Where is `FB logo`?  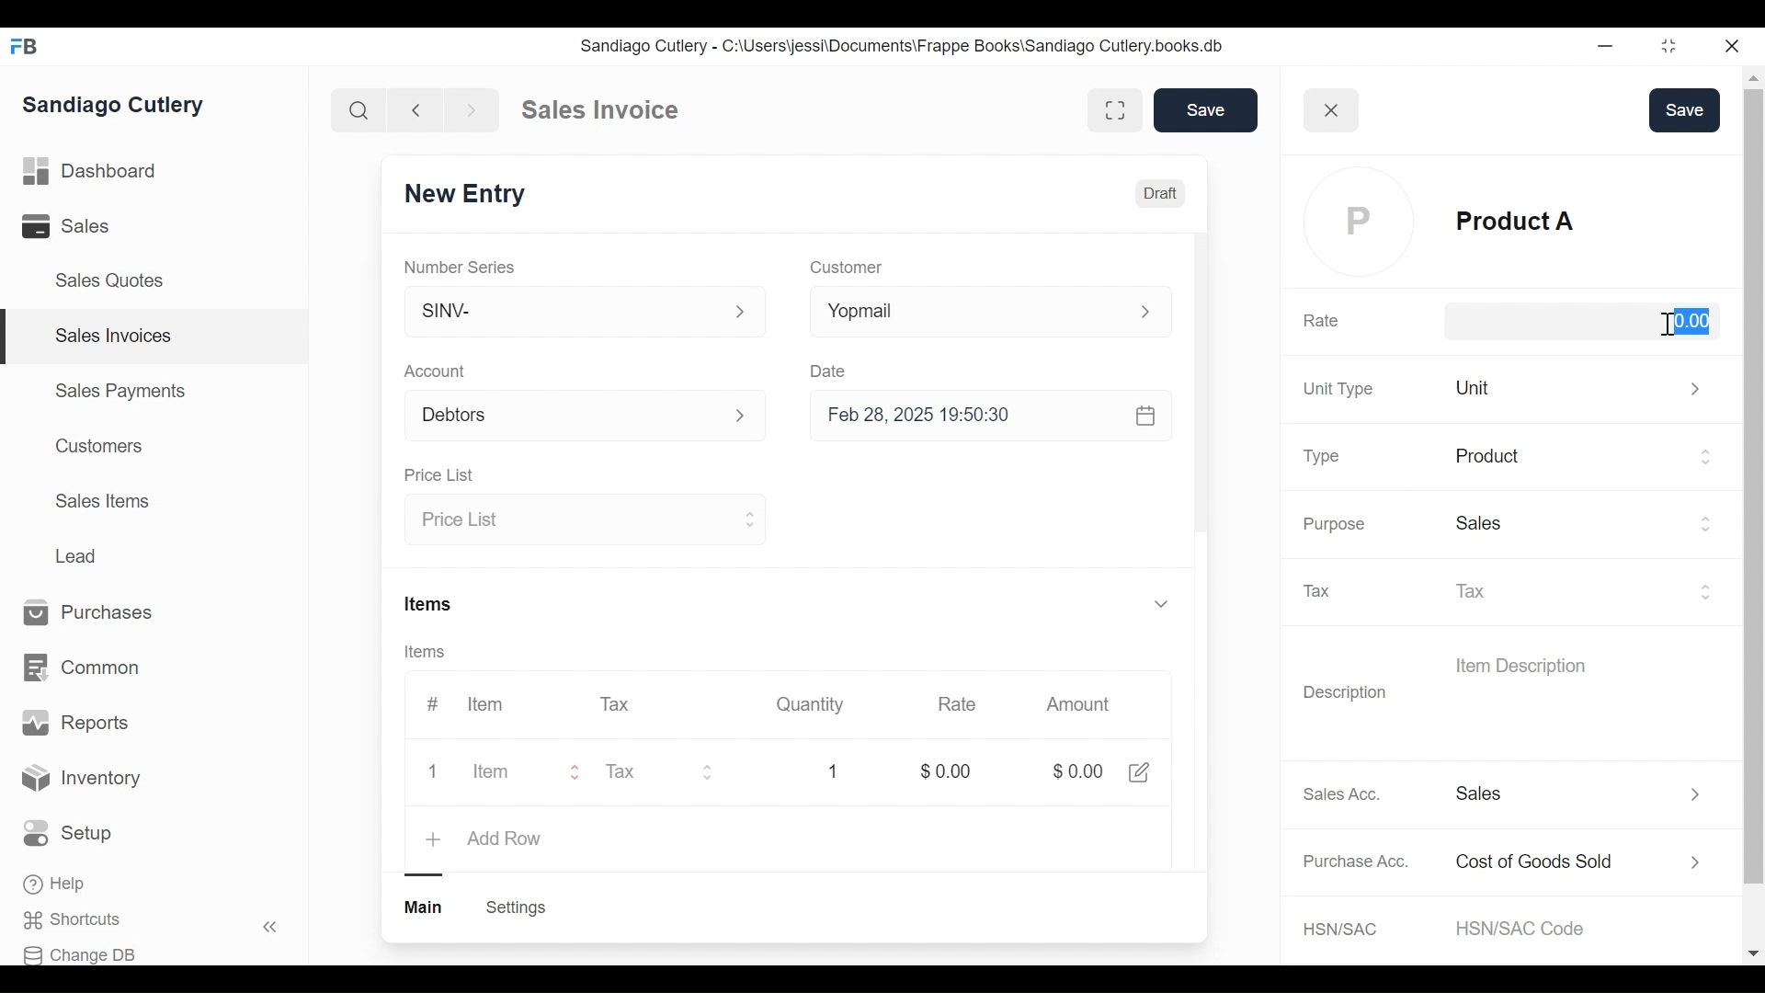
FB logo is located at coordinates (25, 46).